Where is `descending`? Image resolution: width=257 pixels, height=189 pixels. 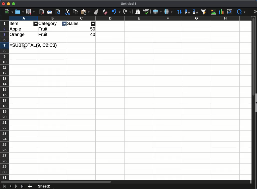
descending is located at coordinates (187, 12).